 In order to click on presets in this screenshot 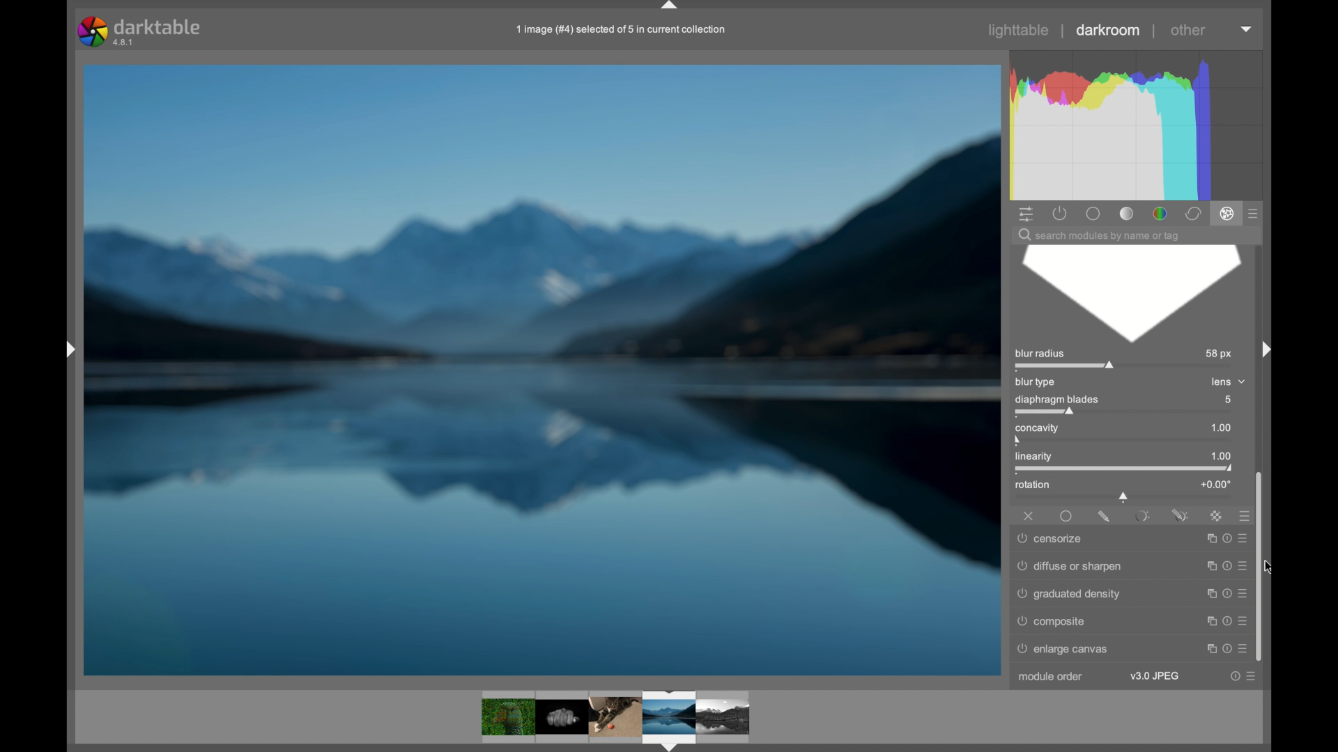, I will do `click(1240, 515)`.